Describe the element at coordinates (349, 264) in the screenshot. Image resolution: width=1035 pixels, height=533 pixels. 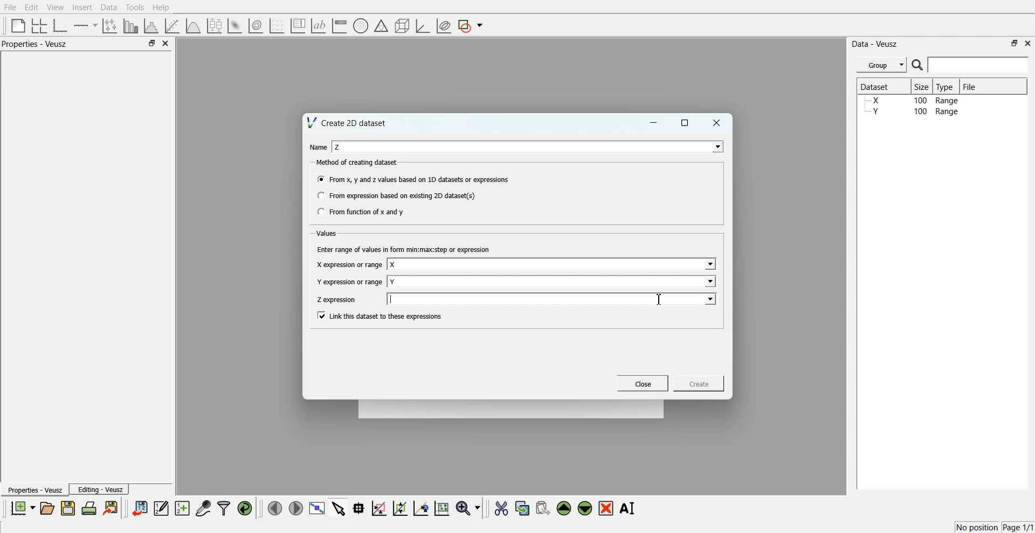
I see `MX expression or range` at that location.